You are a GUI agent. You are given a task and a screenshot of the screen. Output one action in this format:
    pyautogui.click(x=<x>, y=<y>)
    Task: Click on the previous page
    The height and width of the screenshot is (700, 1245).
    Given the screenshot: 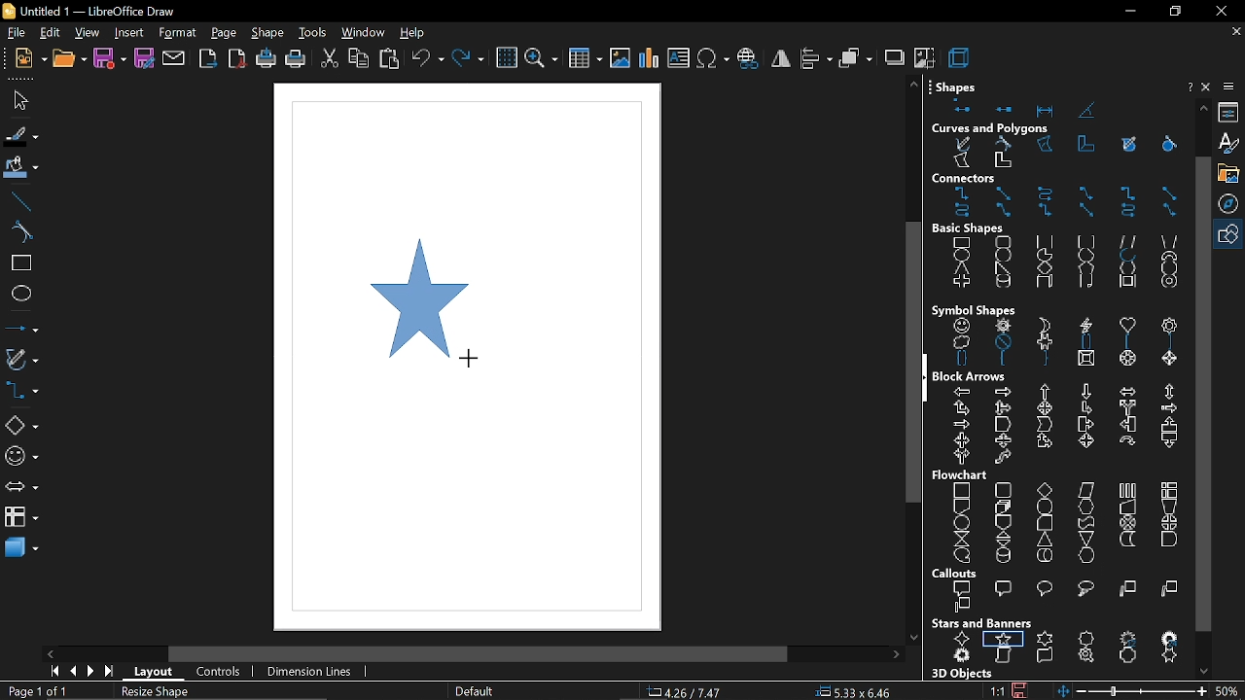 What is the action you would take?
    pyautogui.click(x=73, y=672)
    